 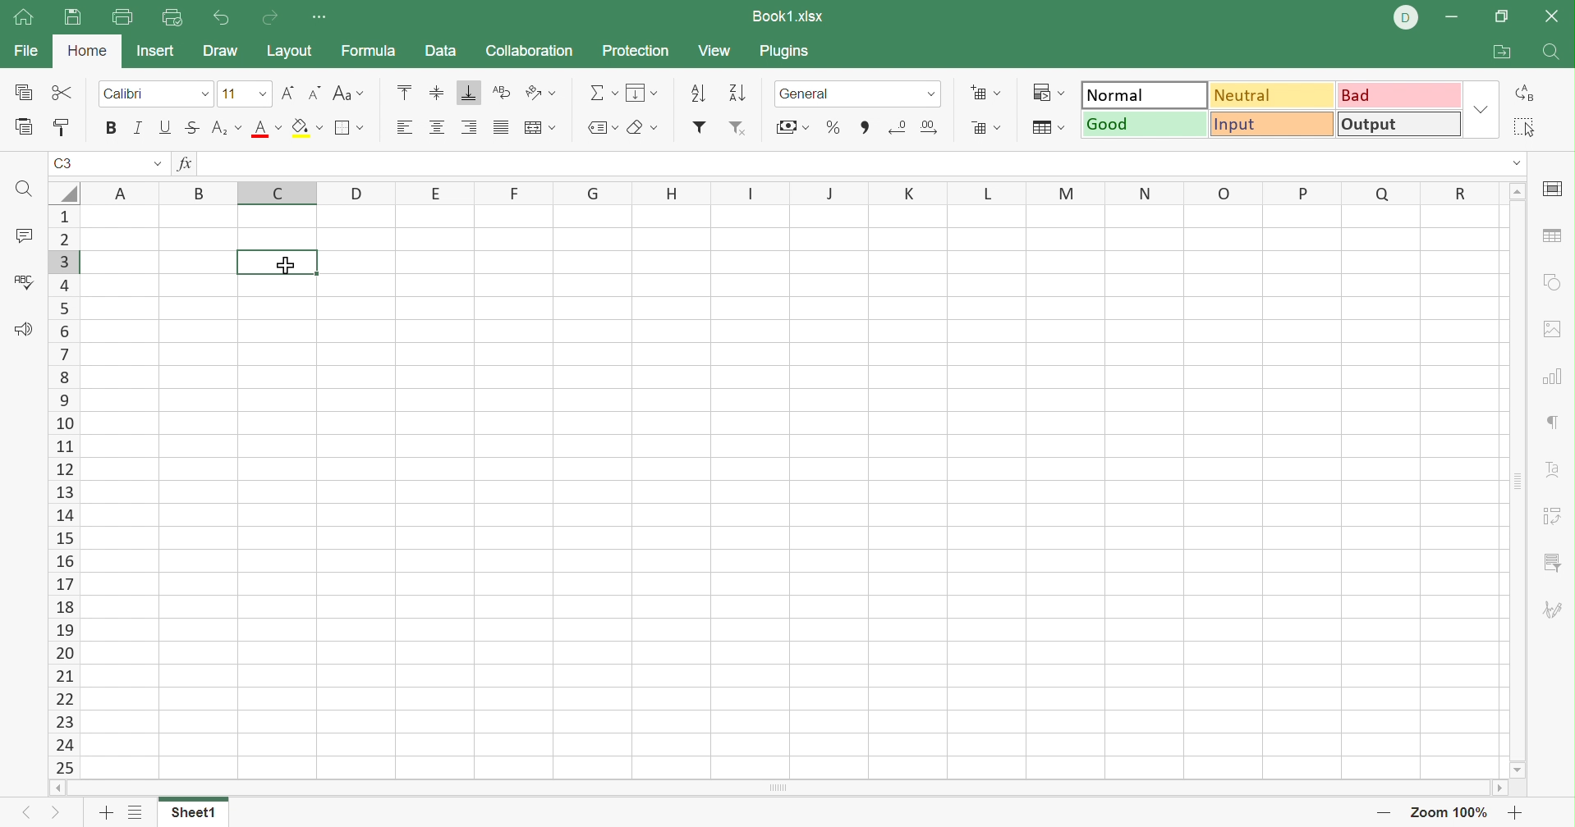 What do you see at coordinates (227, 94) in the screenshot?
I see `11` at bounding box center [227, 94].